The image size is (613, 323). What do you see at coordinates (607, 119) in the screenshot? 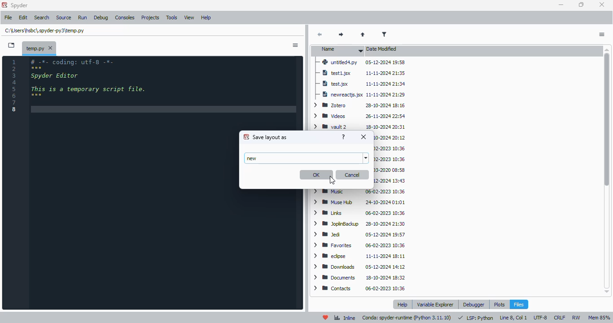
I see `vertical scroll bar` at bounding box center [607, 119].